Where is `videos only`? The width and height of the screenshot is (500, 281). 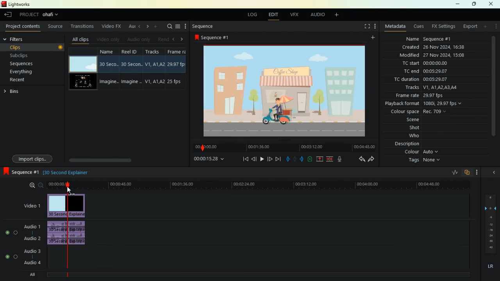 videos only is located at coordinates (109, 40).